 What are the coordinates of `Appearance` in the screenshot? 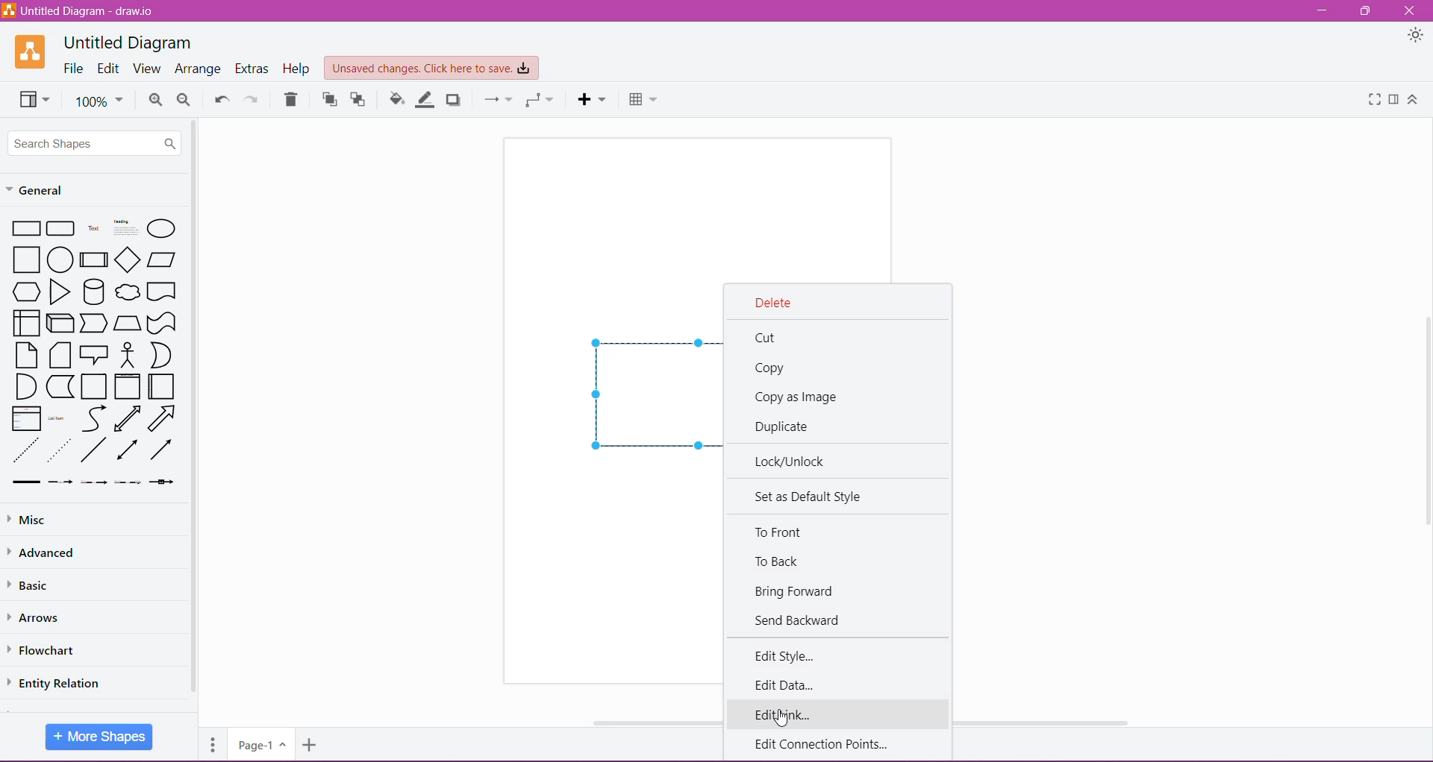 It's located at (1416, 36).